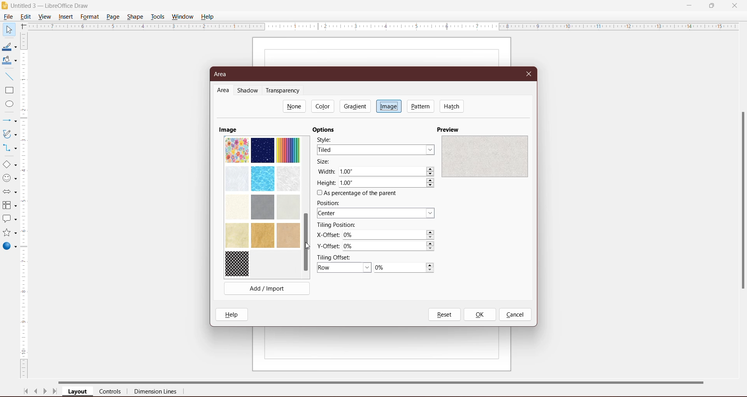 The height and width of the screenshot is (397, 747). Describe the element at coordinates (484, 156) in the screenshot. I see `preview` at that location.